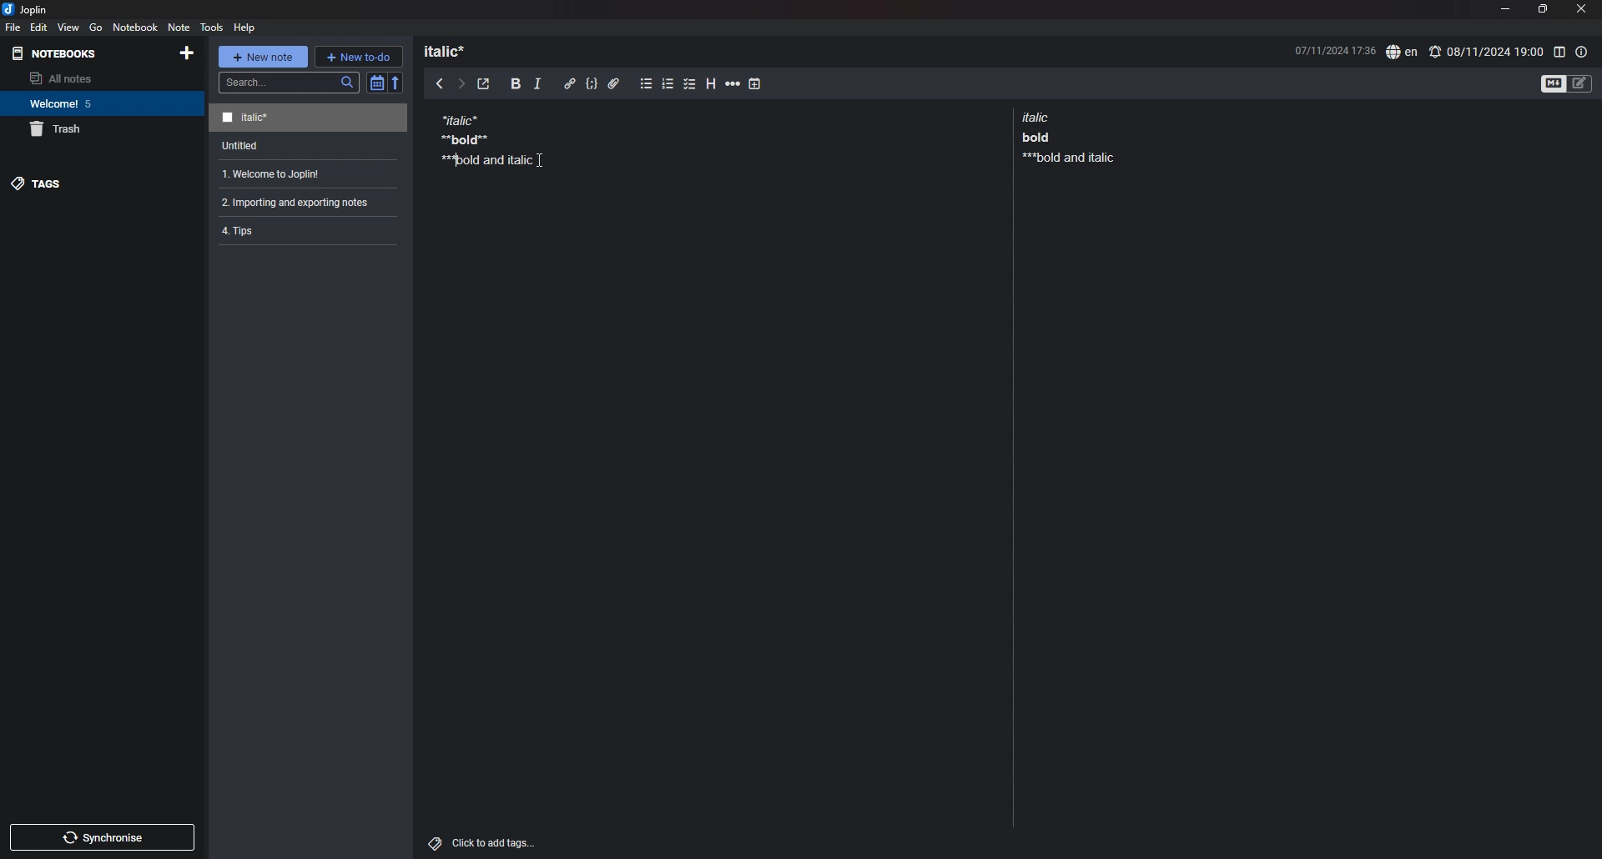 The height and width of the screenshot is (859, 1602). I want to click on view, so click(69, 27).